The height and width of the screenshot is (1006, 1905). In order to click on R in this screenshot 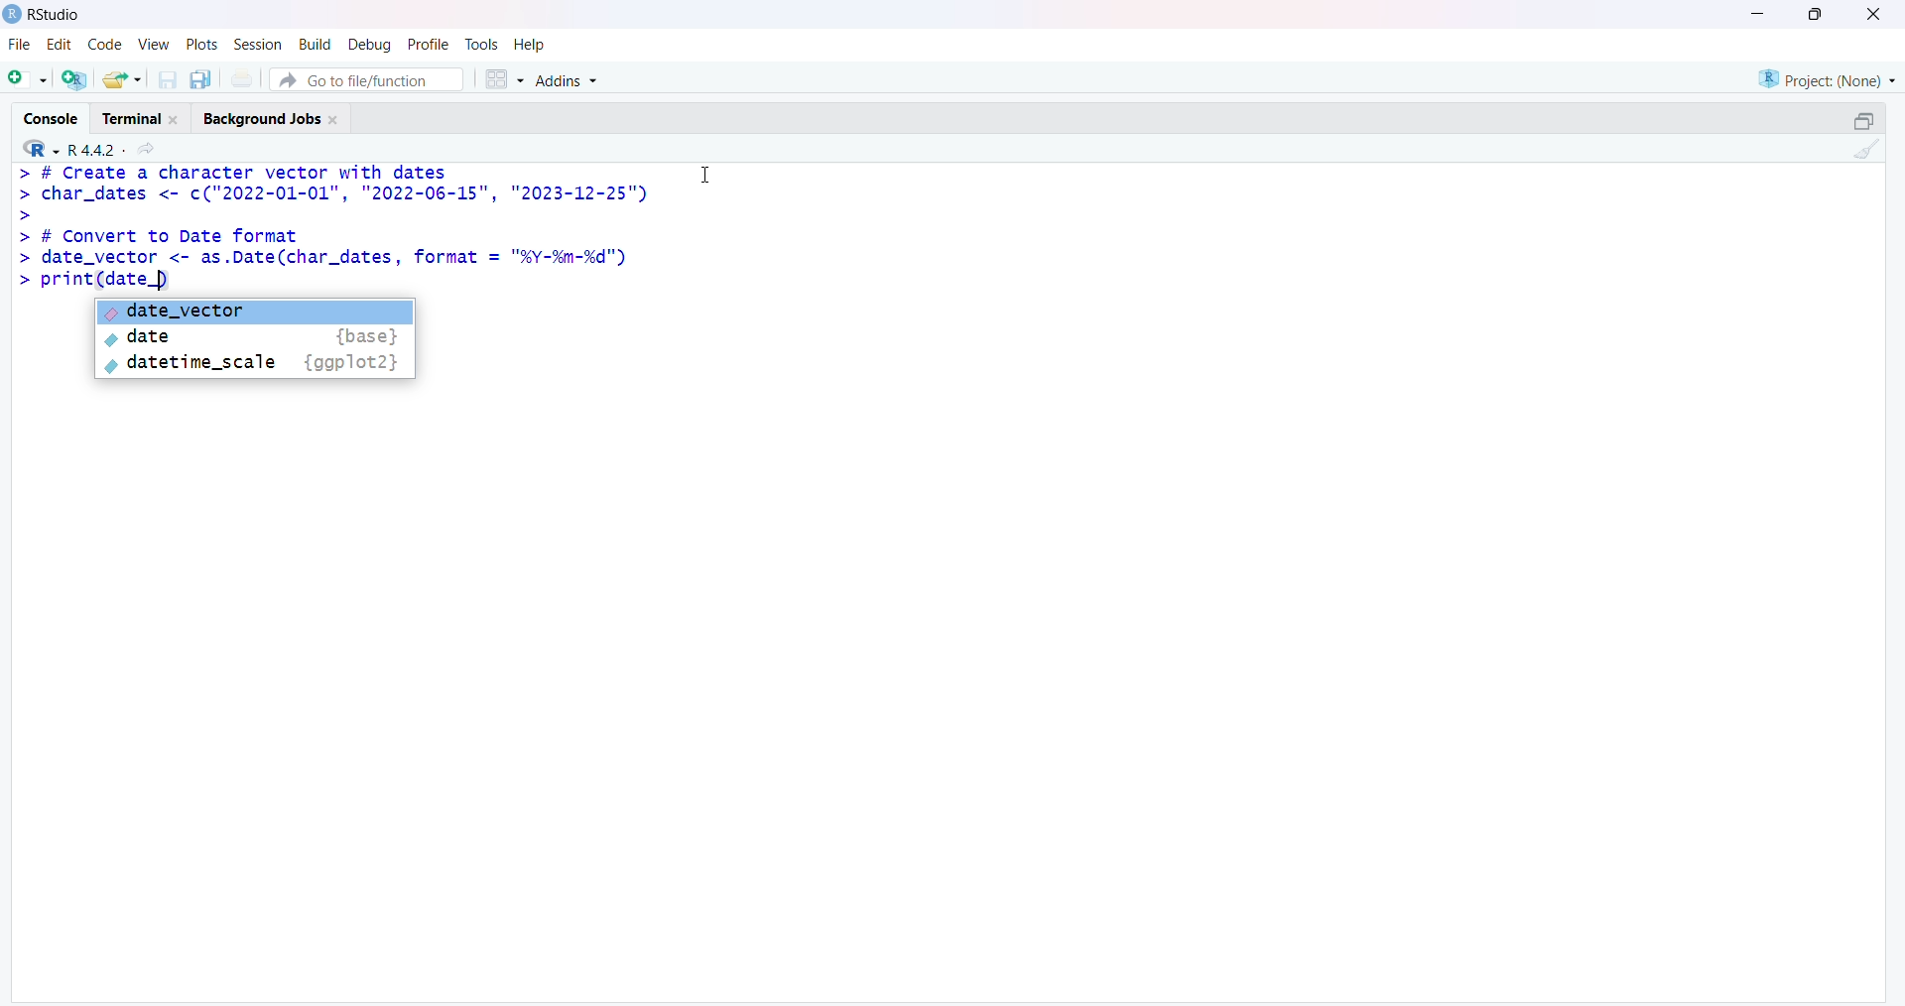, I will do `click(34, 148)`.